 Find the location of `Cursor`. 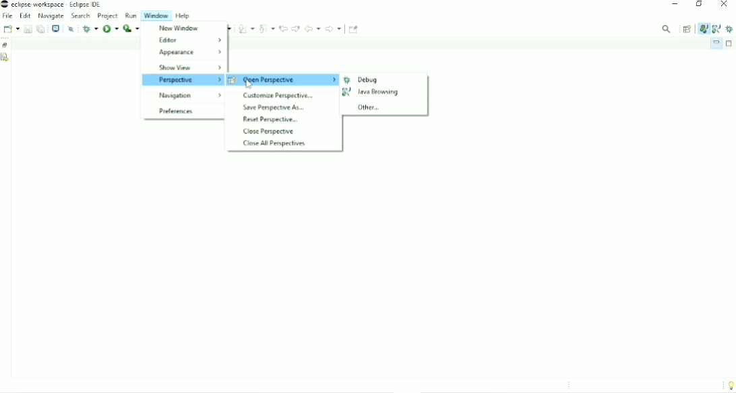

Cursor is located at coordinates (249, 84).